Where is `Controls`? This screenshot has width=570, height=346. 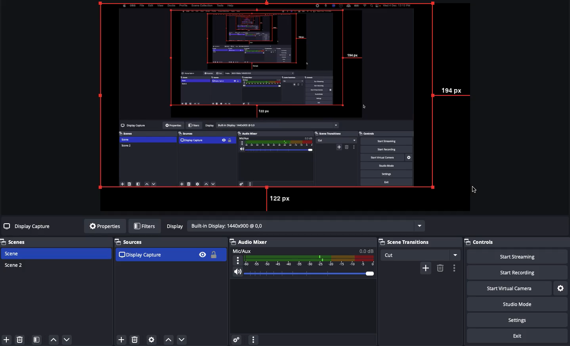
Controls is located at coordinates (489, 243).